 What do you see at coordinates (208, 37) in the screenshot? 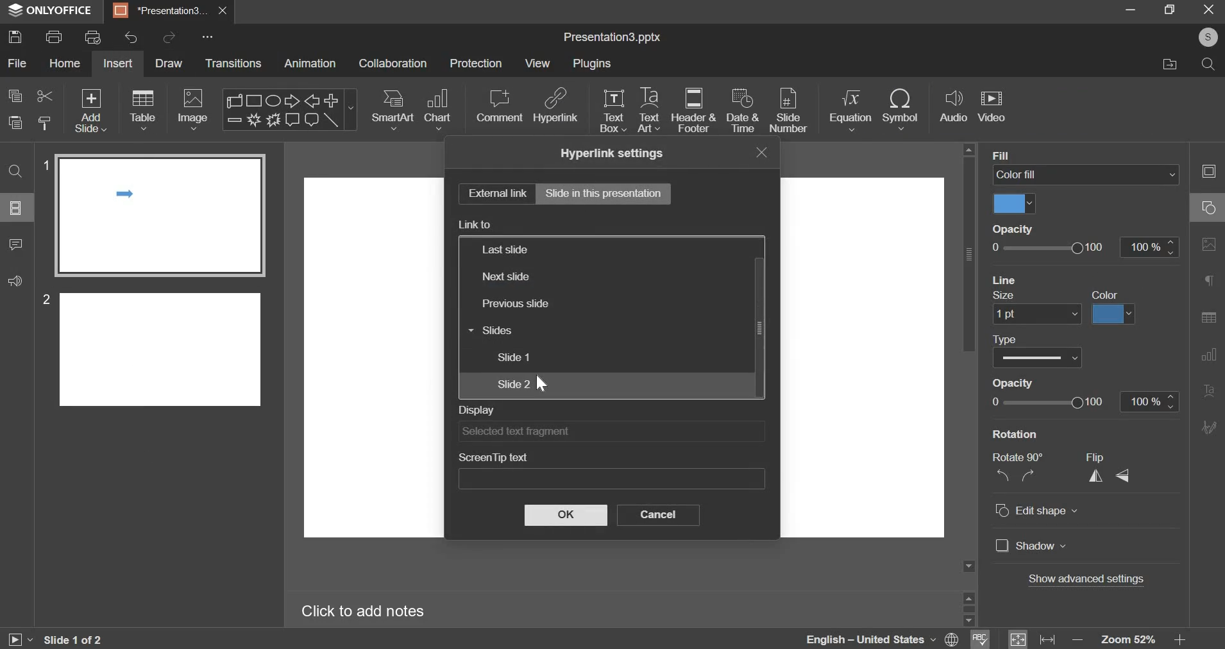
I see `customize quick access` at bounding box center [208, 37].